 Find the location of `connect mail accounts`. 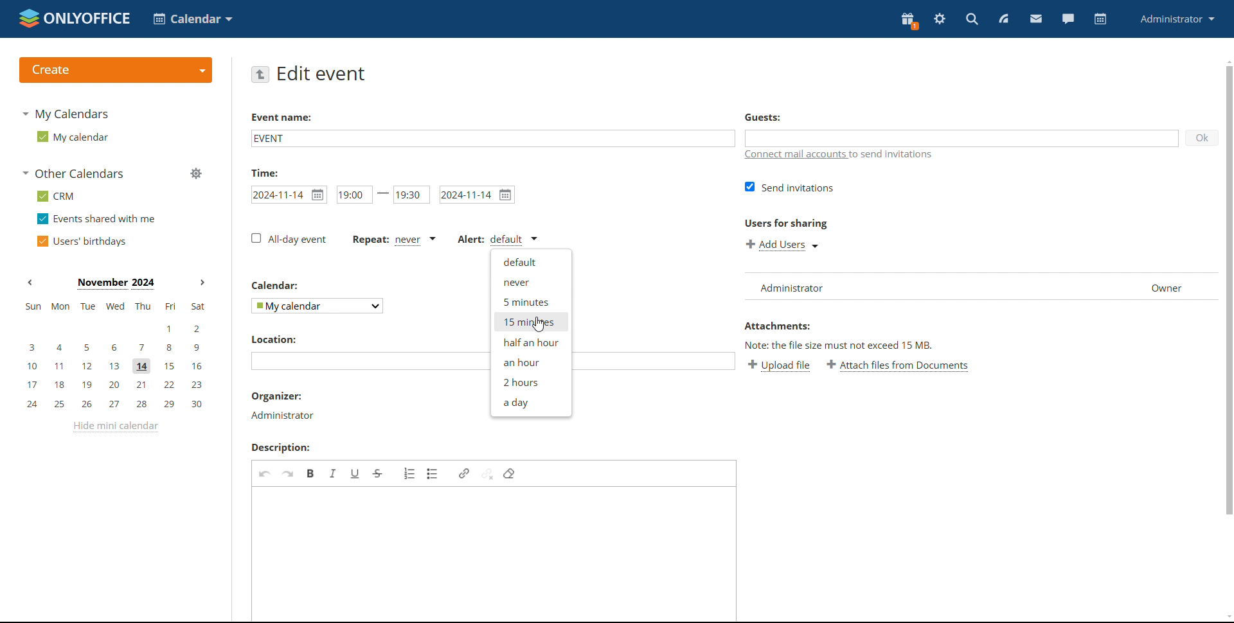

connect mail accounts is located at coordinates (843, 155).